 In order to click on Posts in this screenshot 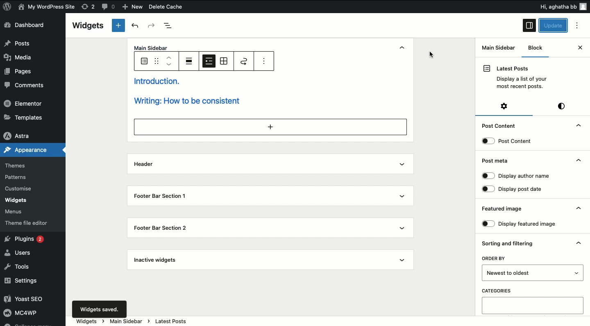, I will do `click(18, 43)`.